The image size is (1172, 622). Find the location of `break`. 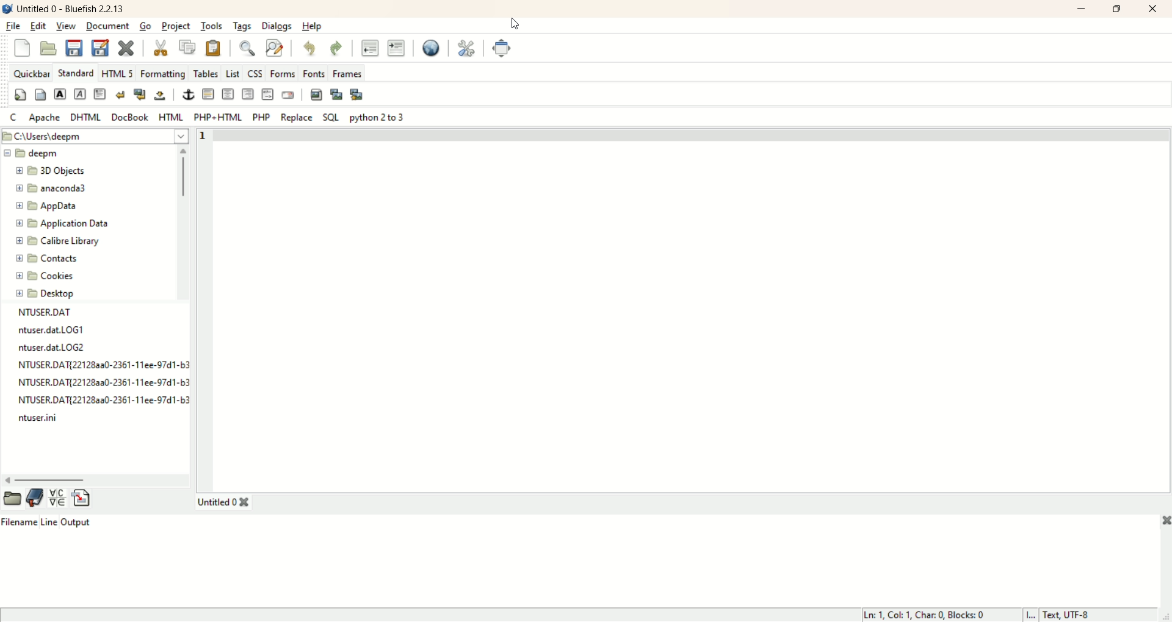

break is located at coordinates (118, 95).